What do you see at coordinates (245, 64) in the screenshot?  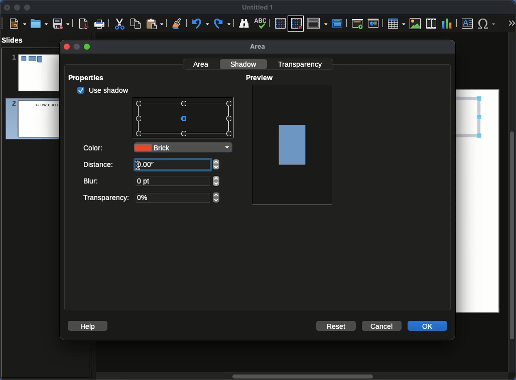 I see `Shadow` at bounding box center [245, 64].